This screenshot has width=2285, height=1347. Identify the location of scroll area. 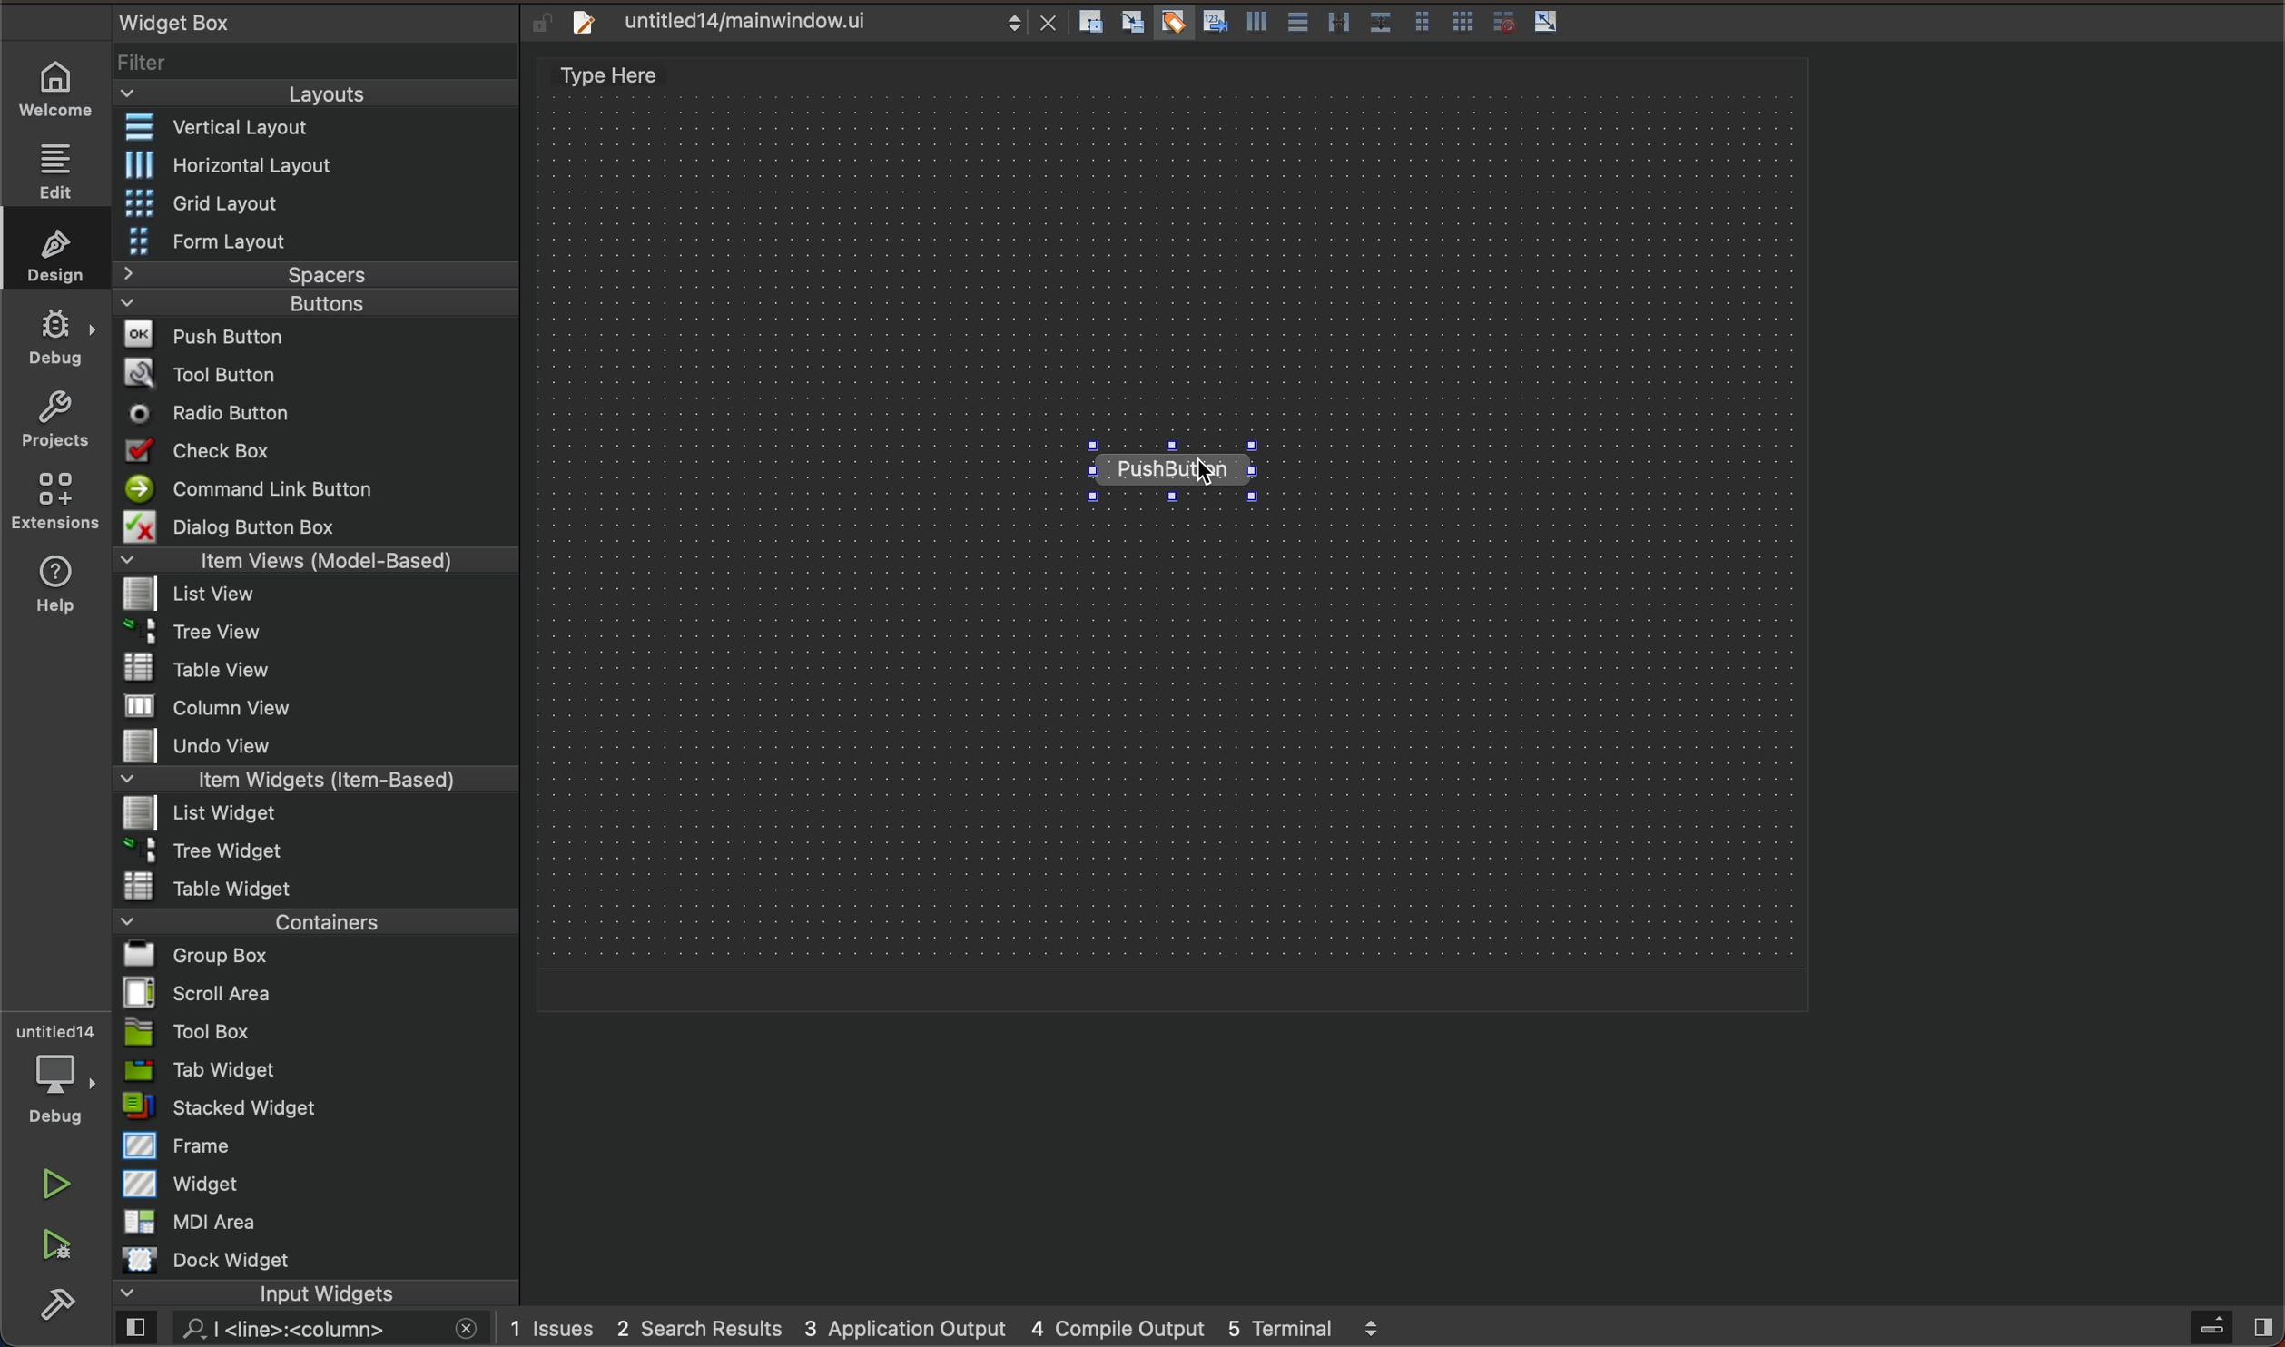
(316, 995).